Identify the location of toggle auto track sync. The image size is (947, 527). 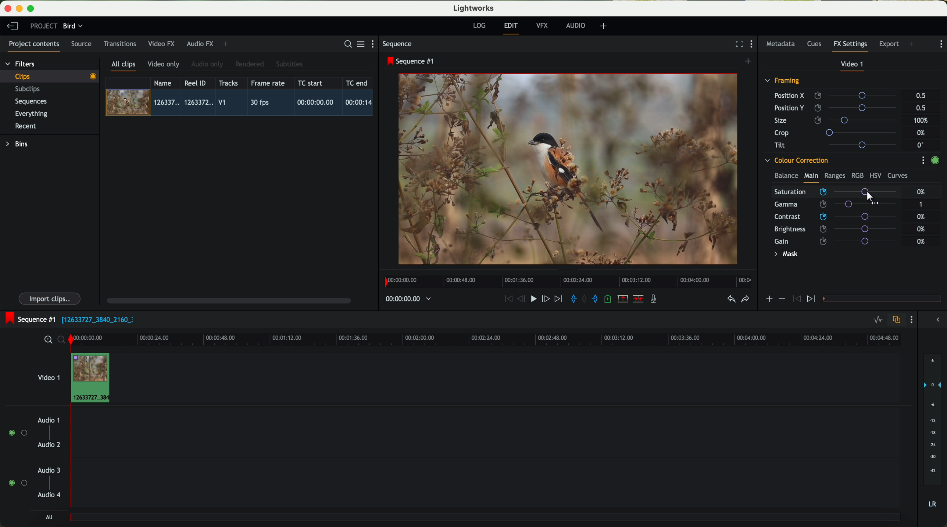
(895, 320).